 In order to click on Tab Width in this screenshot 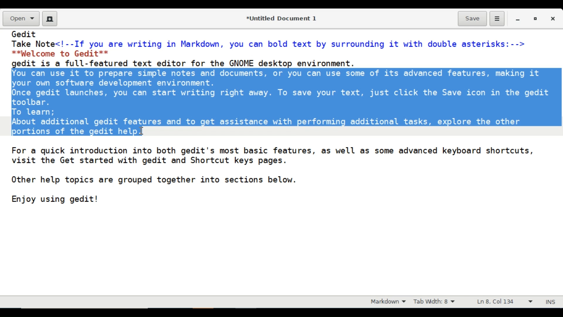, I will do `click(438, 302)`.